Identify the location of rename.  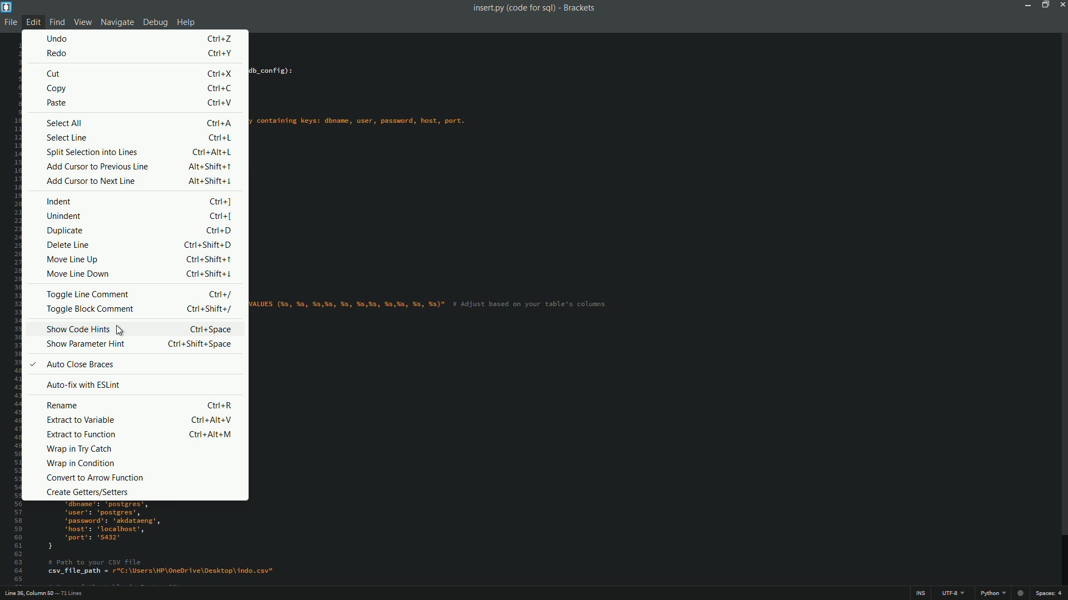
(62, 406).